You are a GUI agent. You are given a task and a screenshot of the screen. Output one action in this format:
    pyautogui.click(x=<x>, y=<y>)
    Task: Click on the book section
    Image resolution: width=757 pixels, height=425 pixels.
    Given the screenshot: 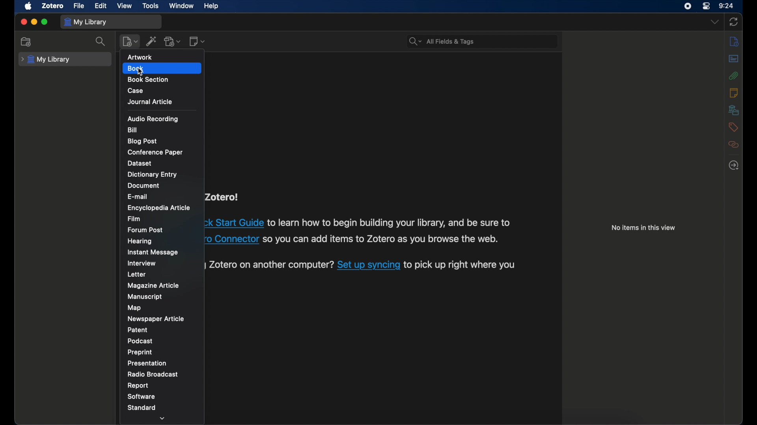 What is the action you would take?
    pyautogui.click(x=148, y=80)
    